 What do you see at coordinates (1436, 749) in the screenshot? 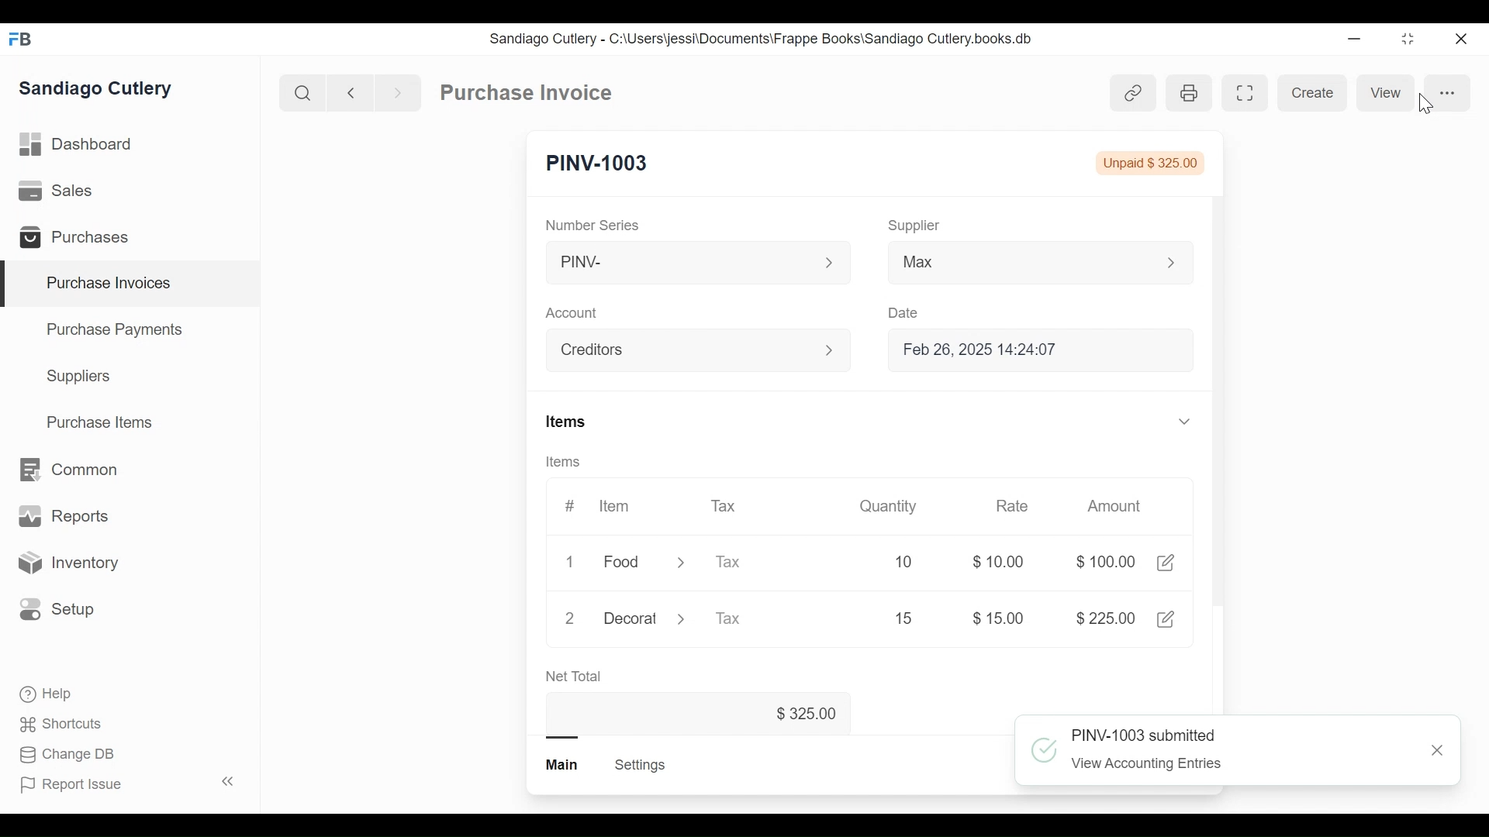
I see `close` at bounding box center [1436, 749].